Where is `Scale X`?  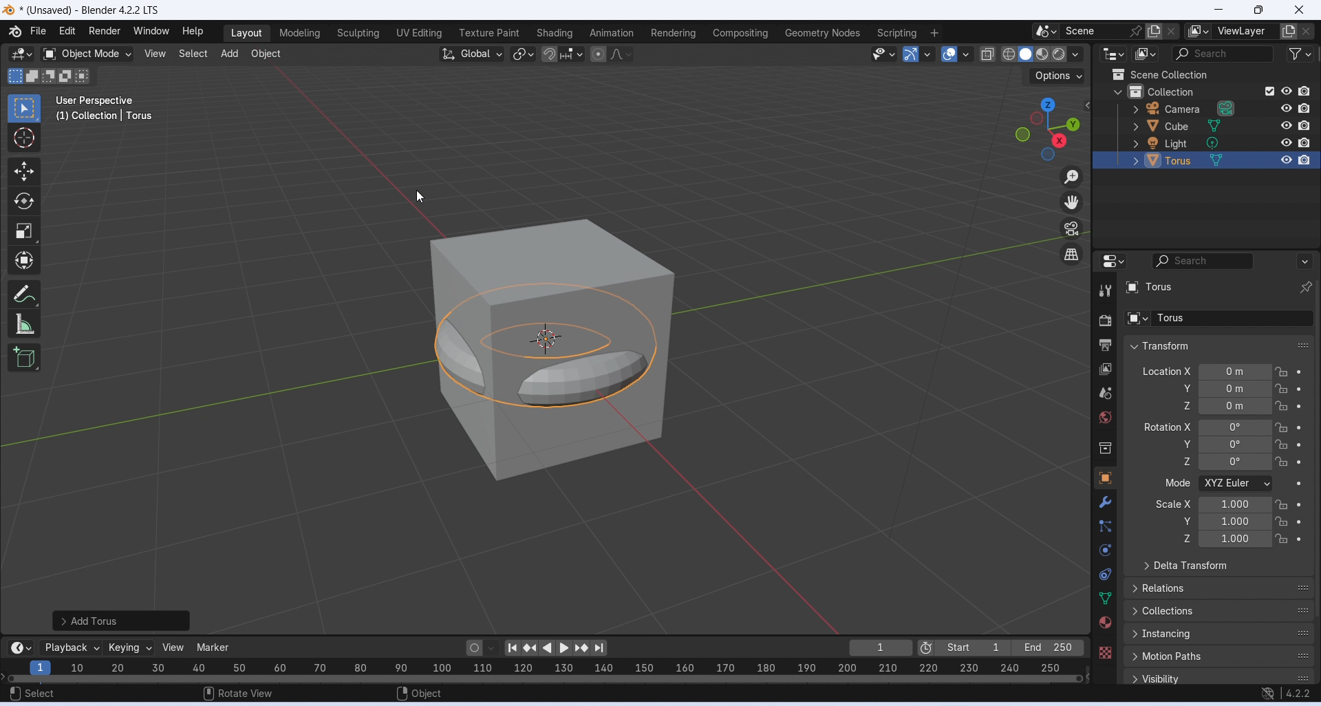 Scale X is located at coordinates (1252, 505).